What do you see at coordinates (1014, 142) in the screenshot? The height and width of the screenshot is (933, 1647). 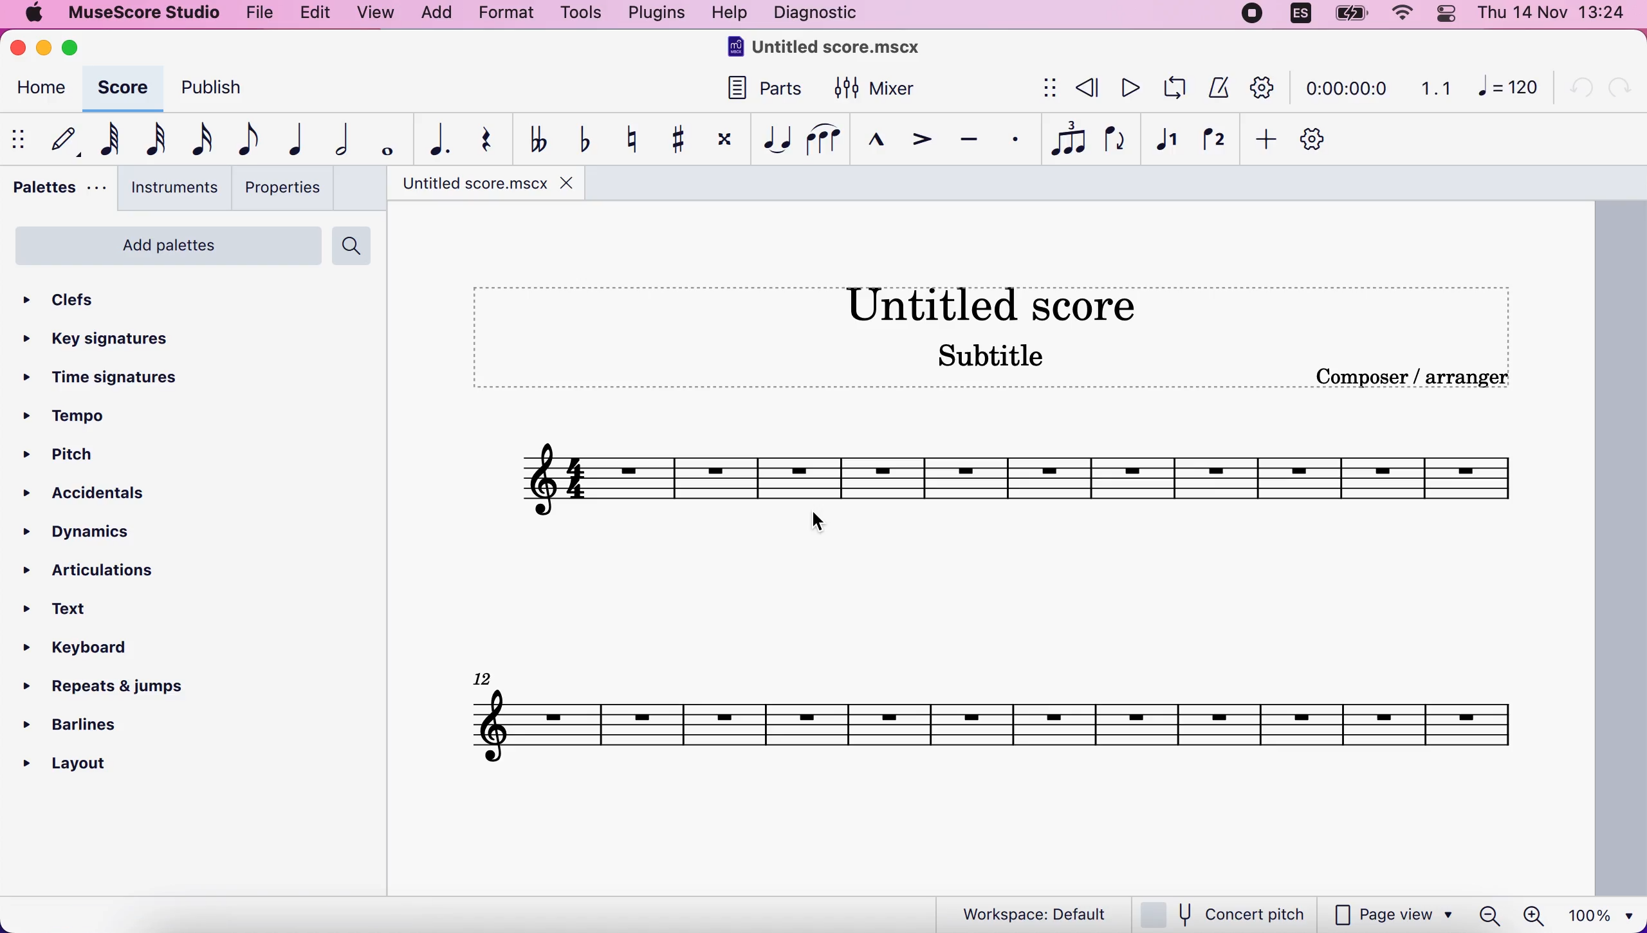 I see `staccato` at bounding box center [1014, 142].